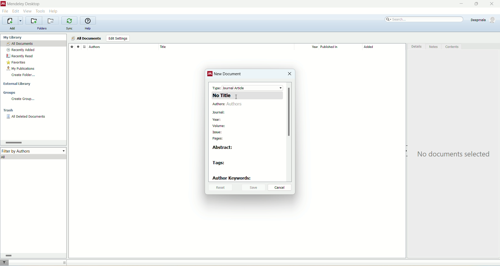 Image resolution: width=500 pixels, height=266 pixels. I want to click on cancel, so click(280, 188).